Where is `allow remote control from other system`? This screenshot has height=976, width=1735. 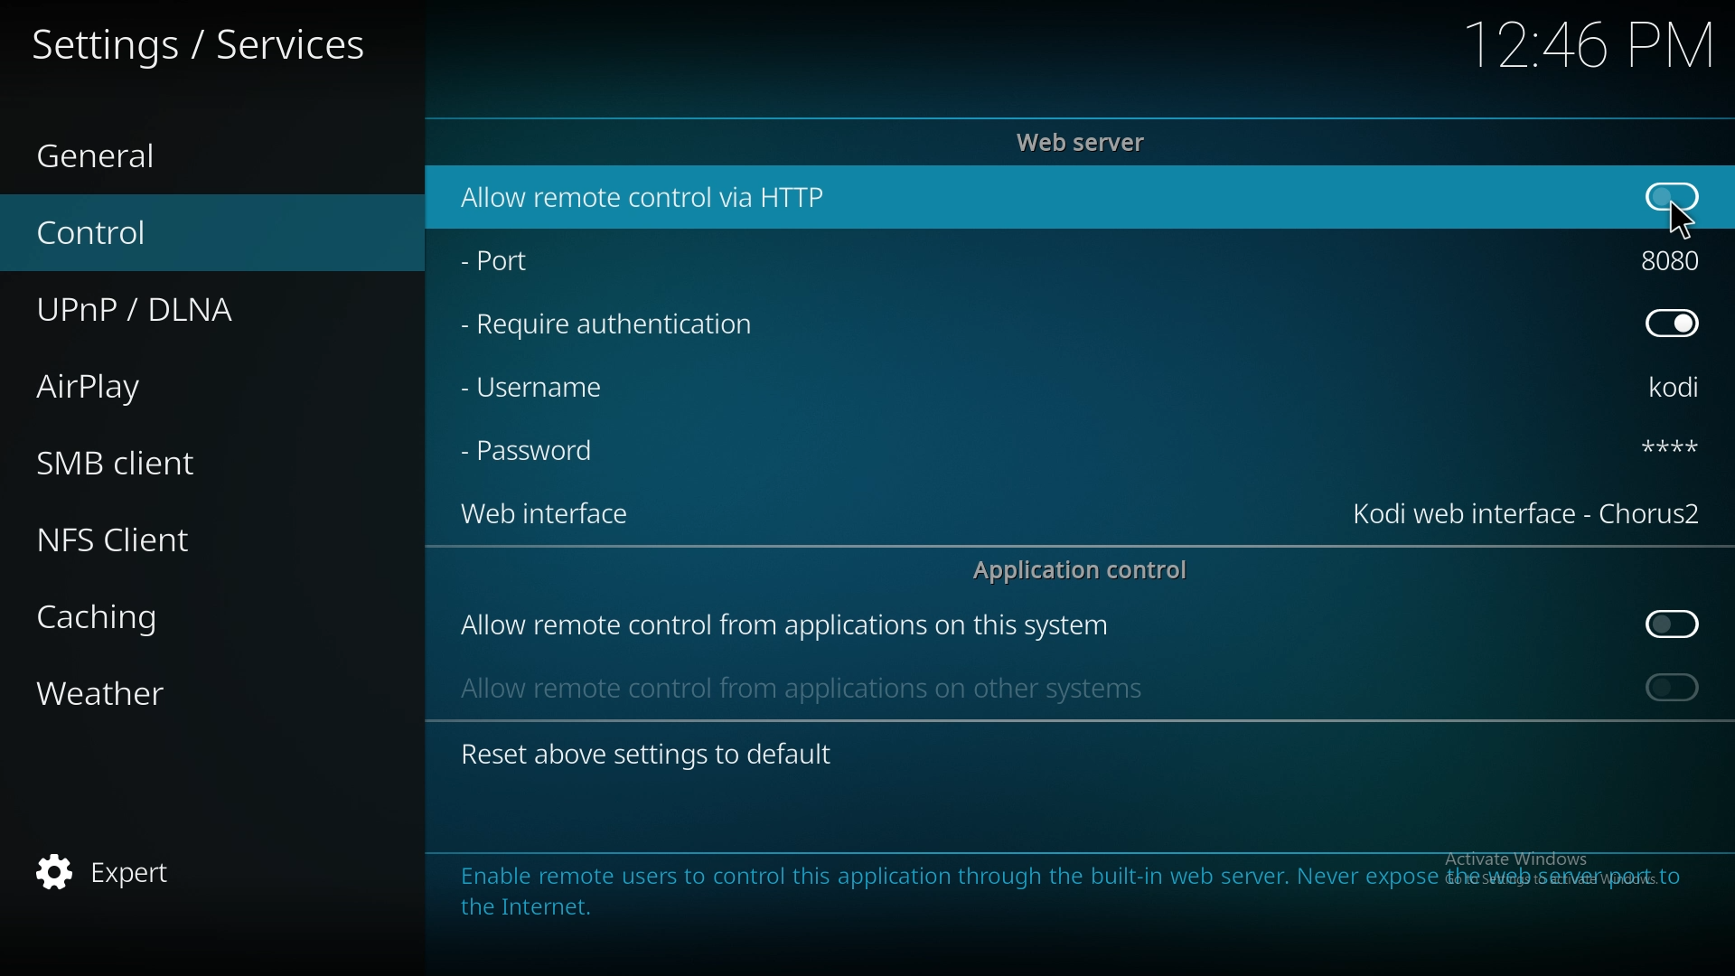
allow remote control from other system is located at coordinates (799, 687).